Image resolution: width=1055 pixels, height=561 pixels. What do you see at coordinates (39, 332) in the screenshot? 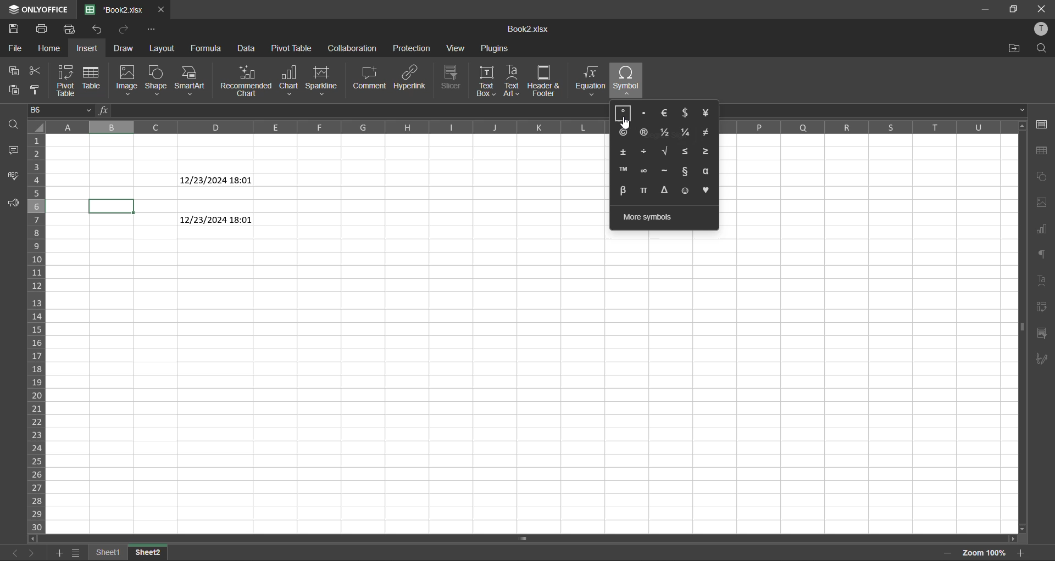
I see `row numbers` at bounding box center [39, 332].